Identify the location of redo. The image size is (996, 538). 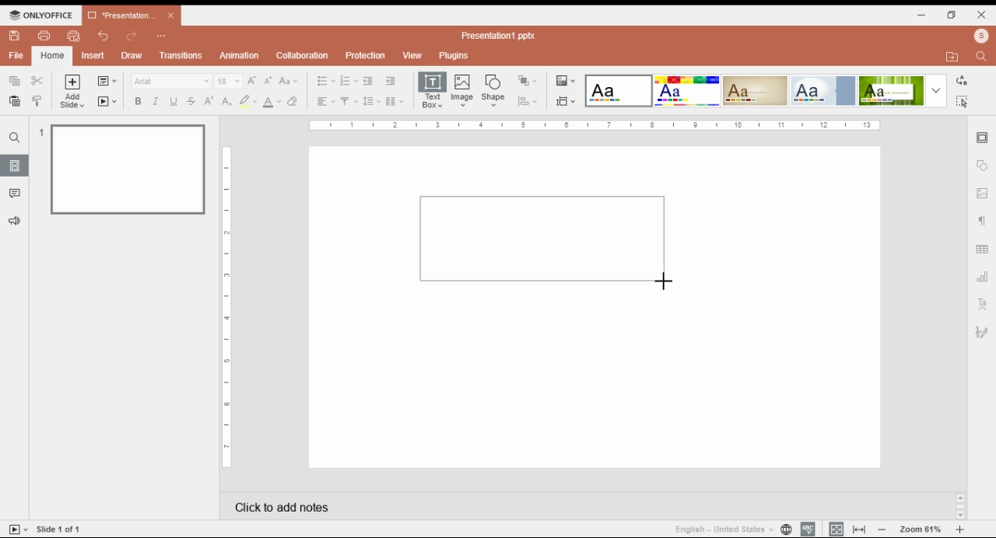
(131, 37).